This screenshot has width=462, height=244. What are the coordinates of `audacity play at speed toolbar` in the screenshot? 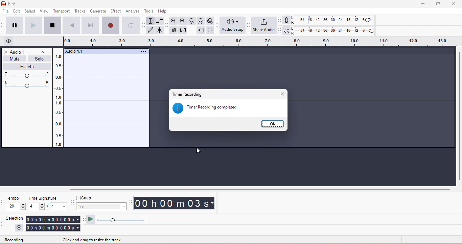 It's located at (91, 219).